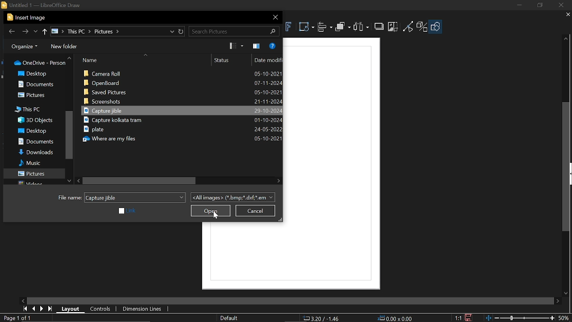 Image resolution: width=572 pixels, height=322 pixels. I want to click on Organize, so click(24, 47).